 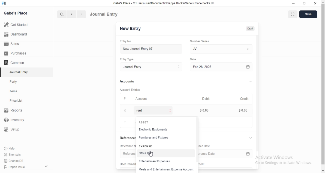 What do you see at coordinates (166, 3) in the screenshot?
I see `‘Gabe's Place - C\UsersiuserDocuments\Frappe Books\Gabe's Place books db` at bounding box center [166, 3].